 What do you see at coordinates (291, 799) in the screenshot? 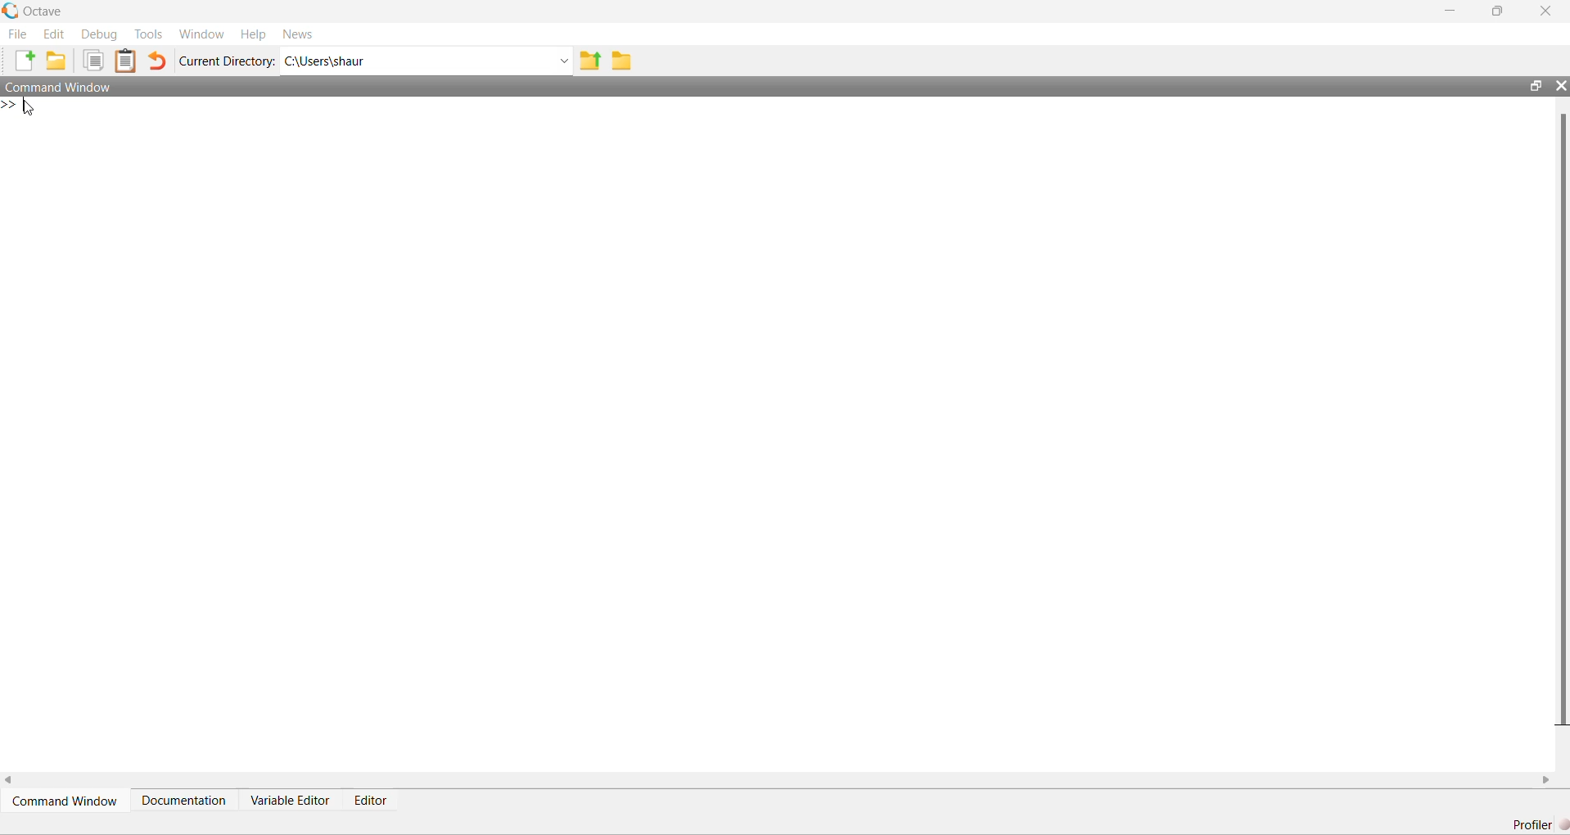
I see `Variable Editor` at bounding box center [291, 799].